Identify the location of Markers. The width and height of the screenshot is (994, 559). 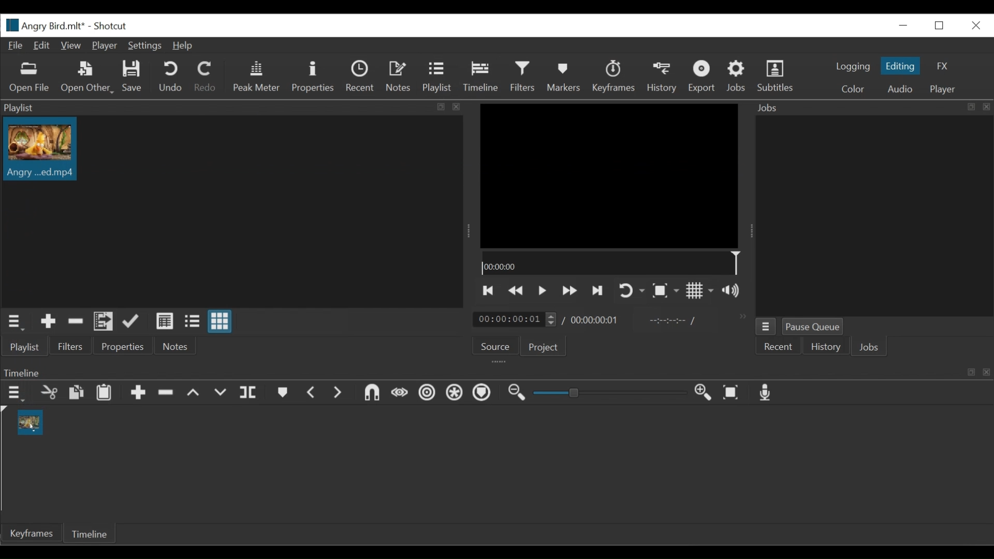
(283, 393).